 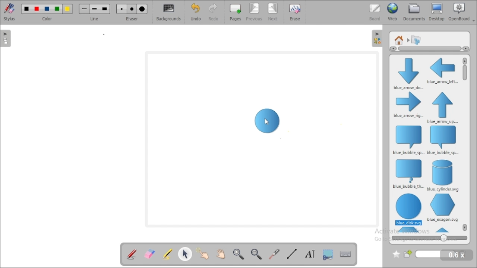 What do you see at coordinates (408, 140) in the screenshot?
I see `blue bubble speak` at bounding box center [408, 140].